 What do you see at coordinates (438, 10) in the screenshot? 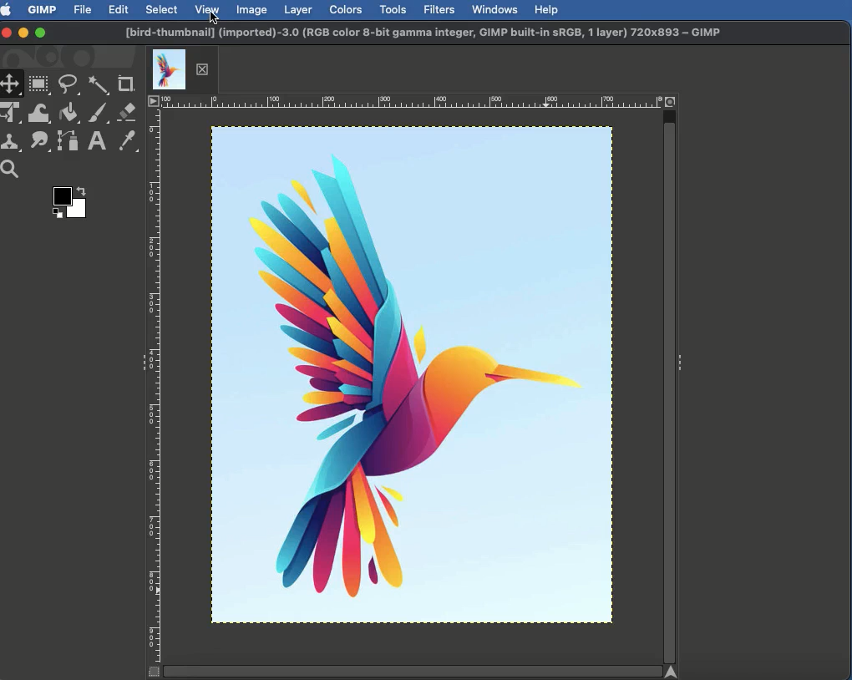
I see `Filters` at bounding box center [438, 10].